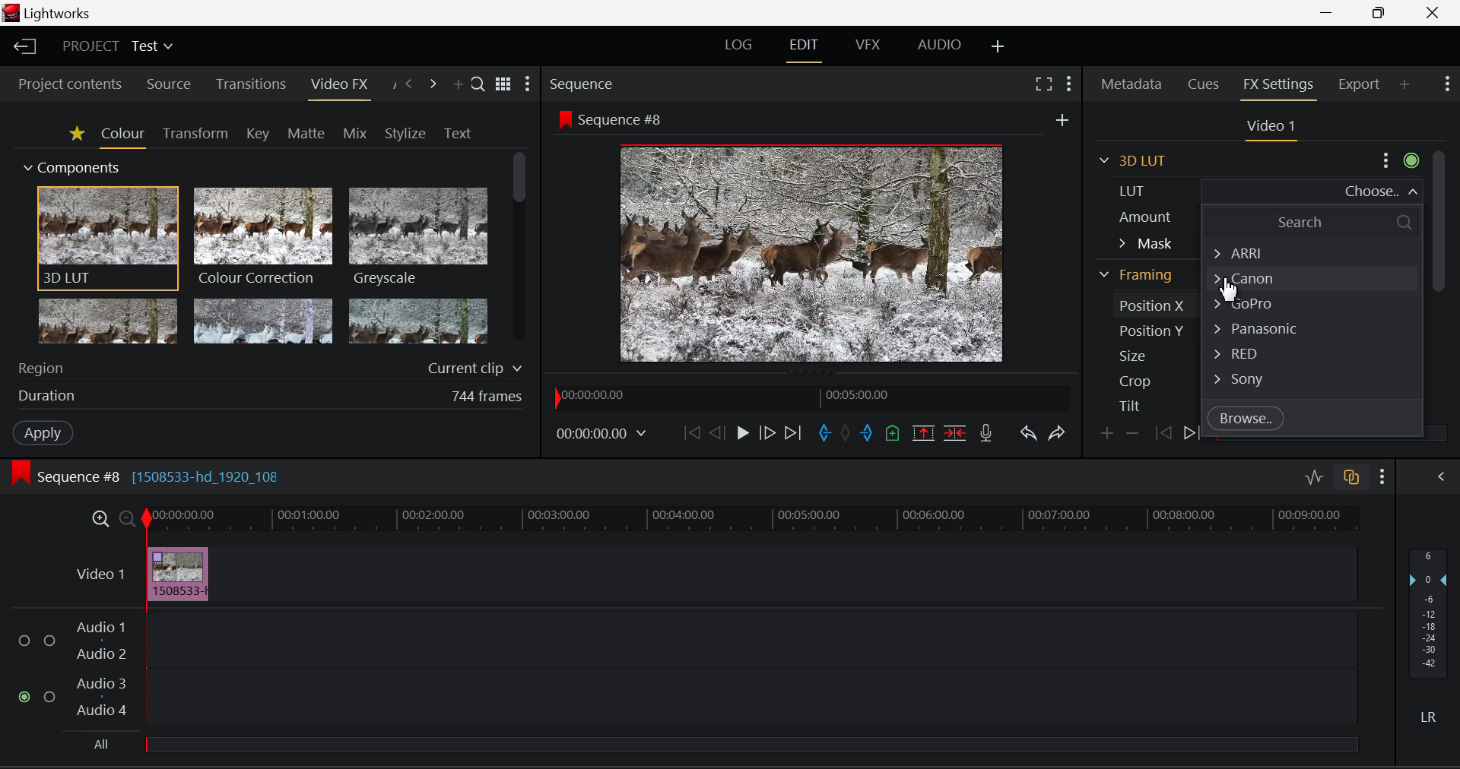 The height and width of the screenshot is (769, 1460). Describe the element at coordinates (1381, 13) in the screenshot. I see `Minimize` at that location.